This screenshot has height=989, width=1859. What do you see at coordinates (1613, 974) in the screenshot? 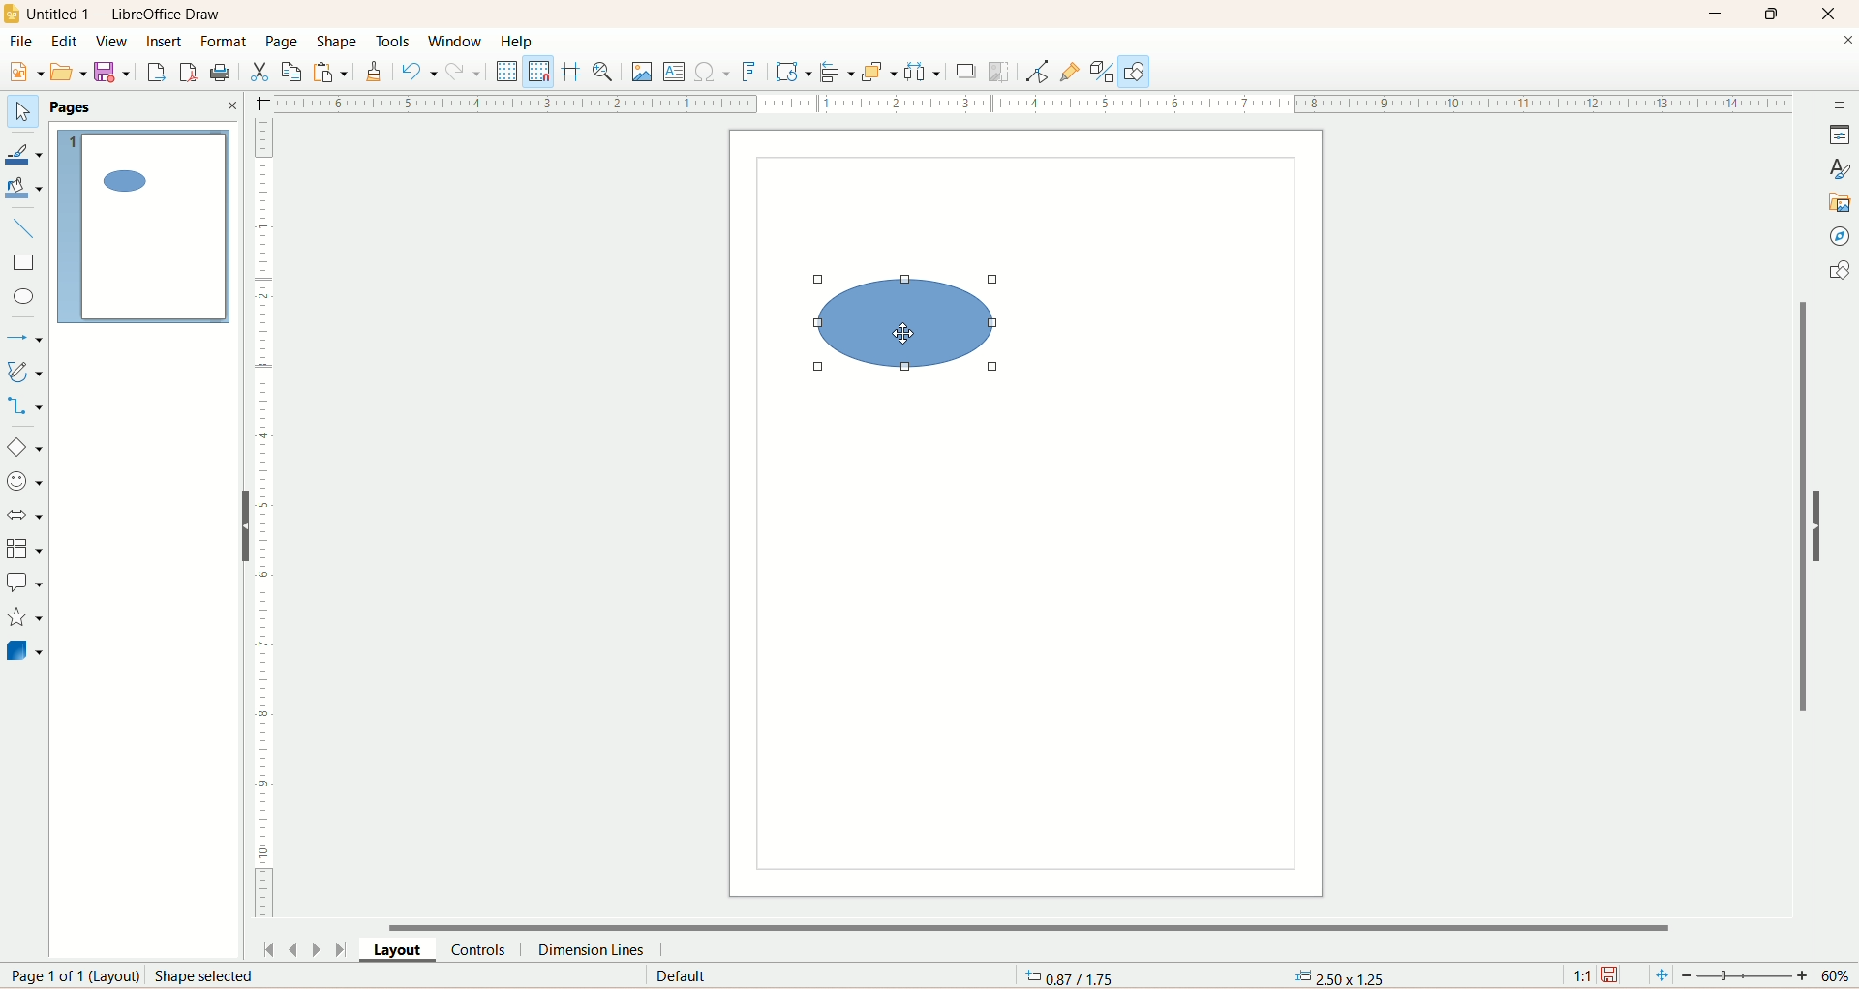
I see `save` at bounding box center [1613, 974].